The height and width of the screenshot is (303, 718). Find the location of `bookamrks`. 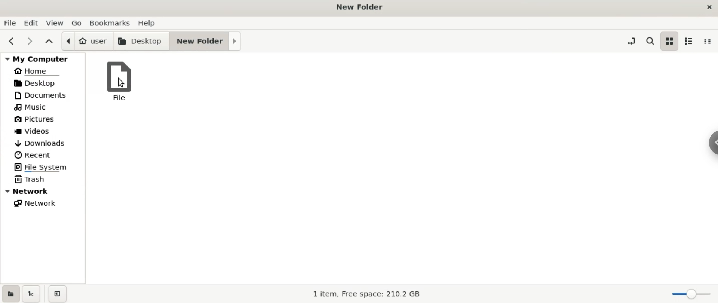

bookamrks is located at coordinates (111, 22).